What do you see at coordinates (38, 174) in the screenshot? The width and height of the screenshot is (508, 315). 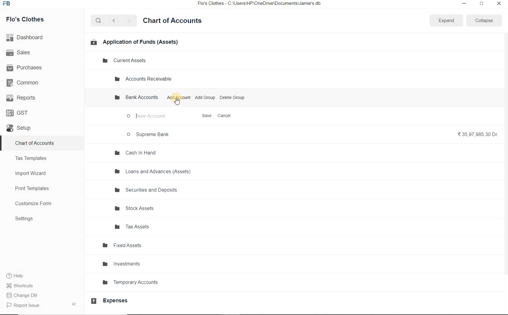 I see `Import Wizard` at bounding box center [38, 174].